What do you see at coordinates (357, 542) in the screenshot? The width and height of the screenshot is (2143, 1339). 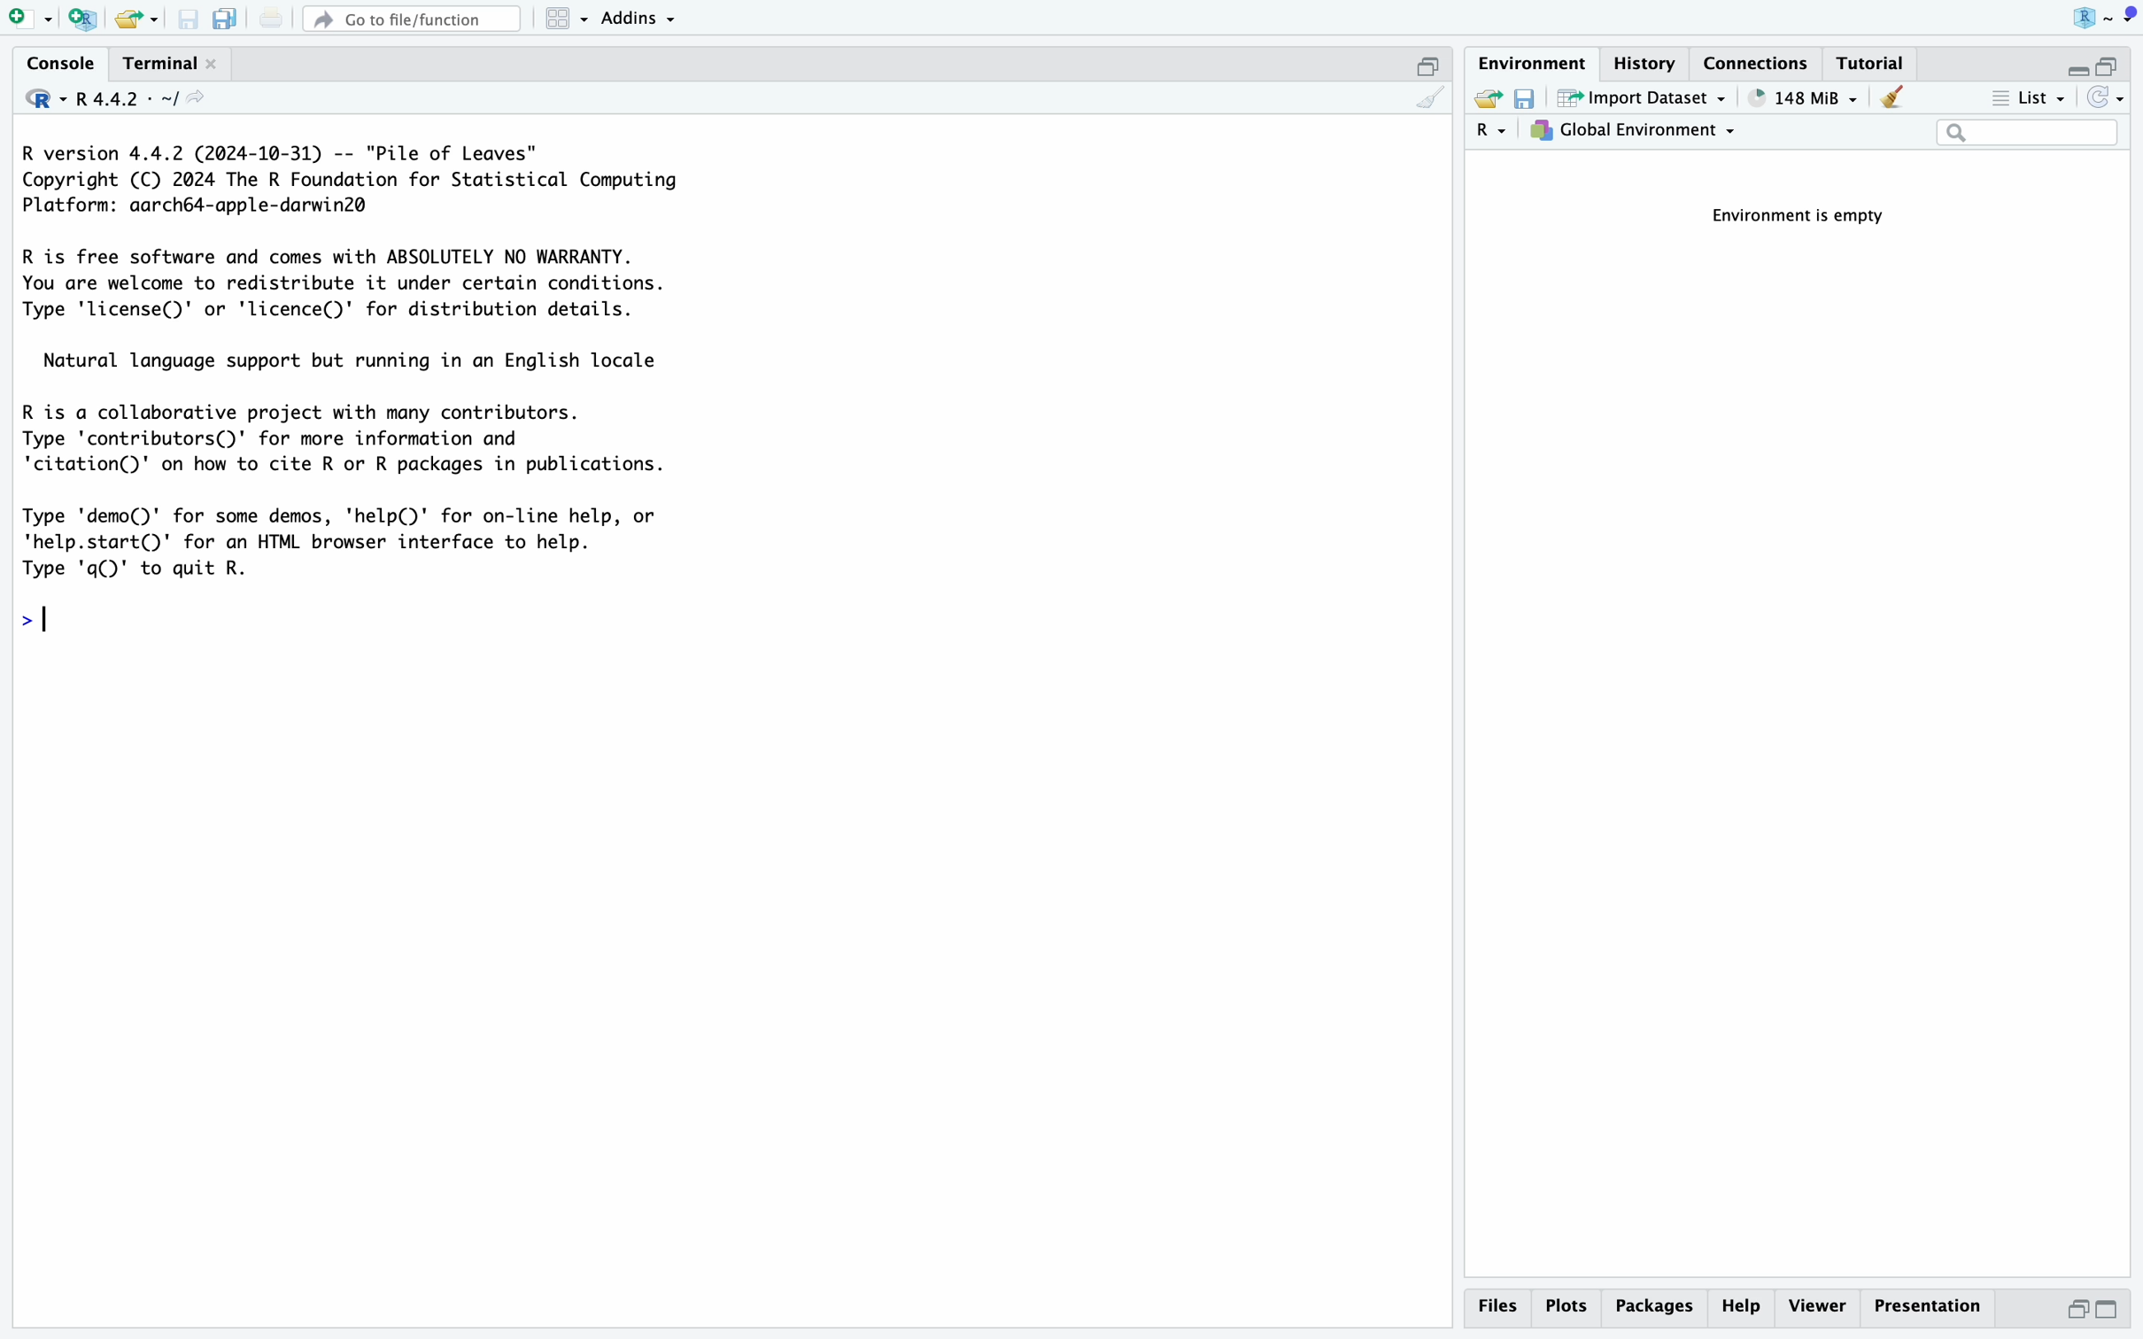 I see `demo and help of R` at bounding box center [357, 542].